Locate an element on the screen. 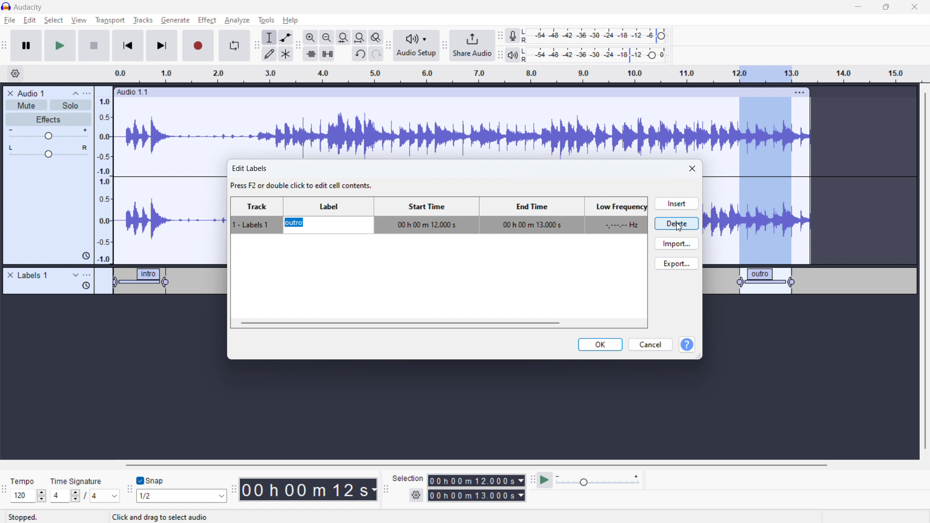 Image resolution: width=930 pixels, height=523 pixels. set tempo is located at coordinates (30, 496).